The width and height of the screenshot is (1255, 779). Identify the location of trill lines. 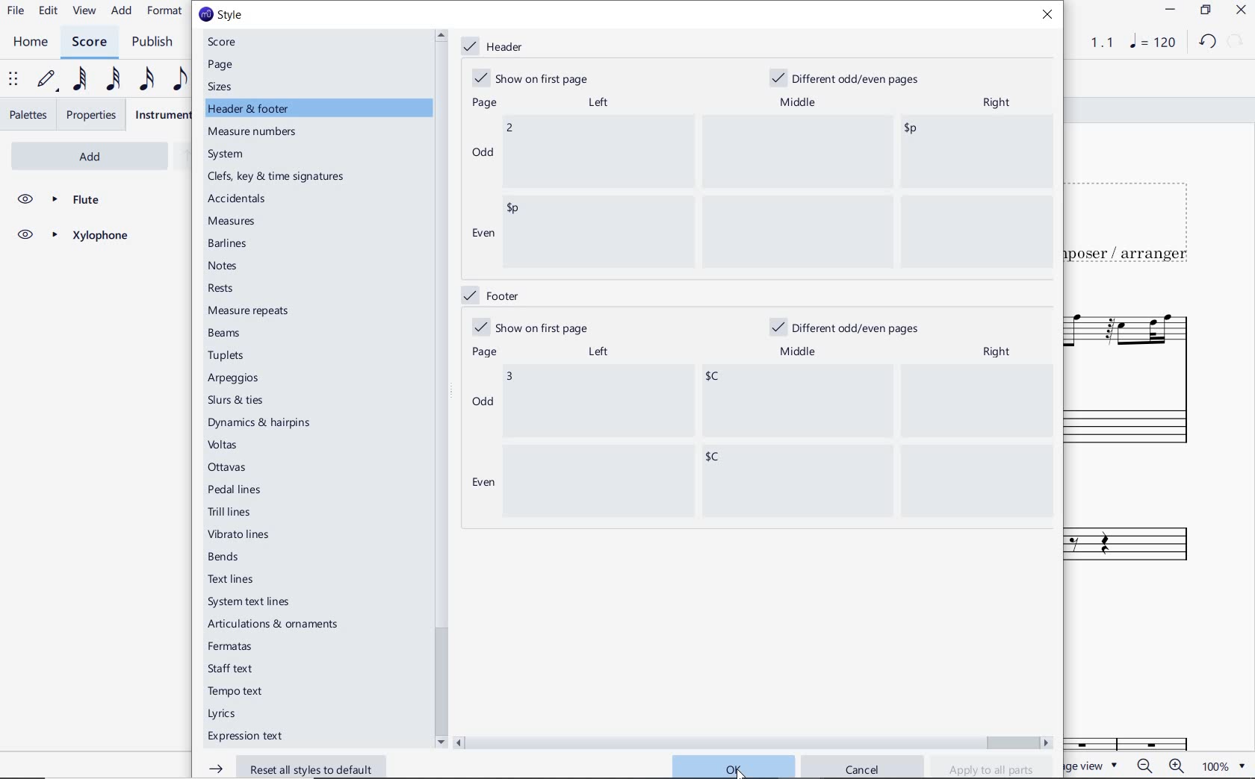
(230, 512).